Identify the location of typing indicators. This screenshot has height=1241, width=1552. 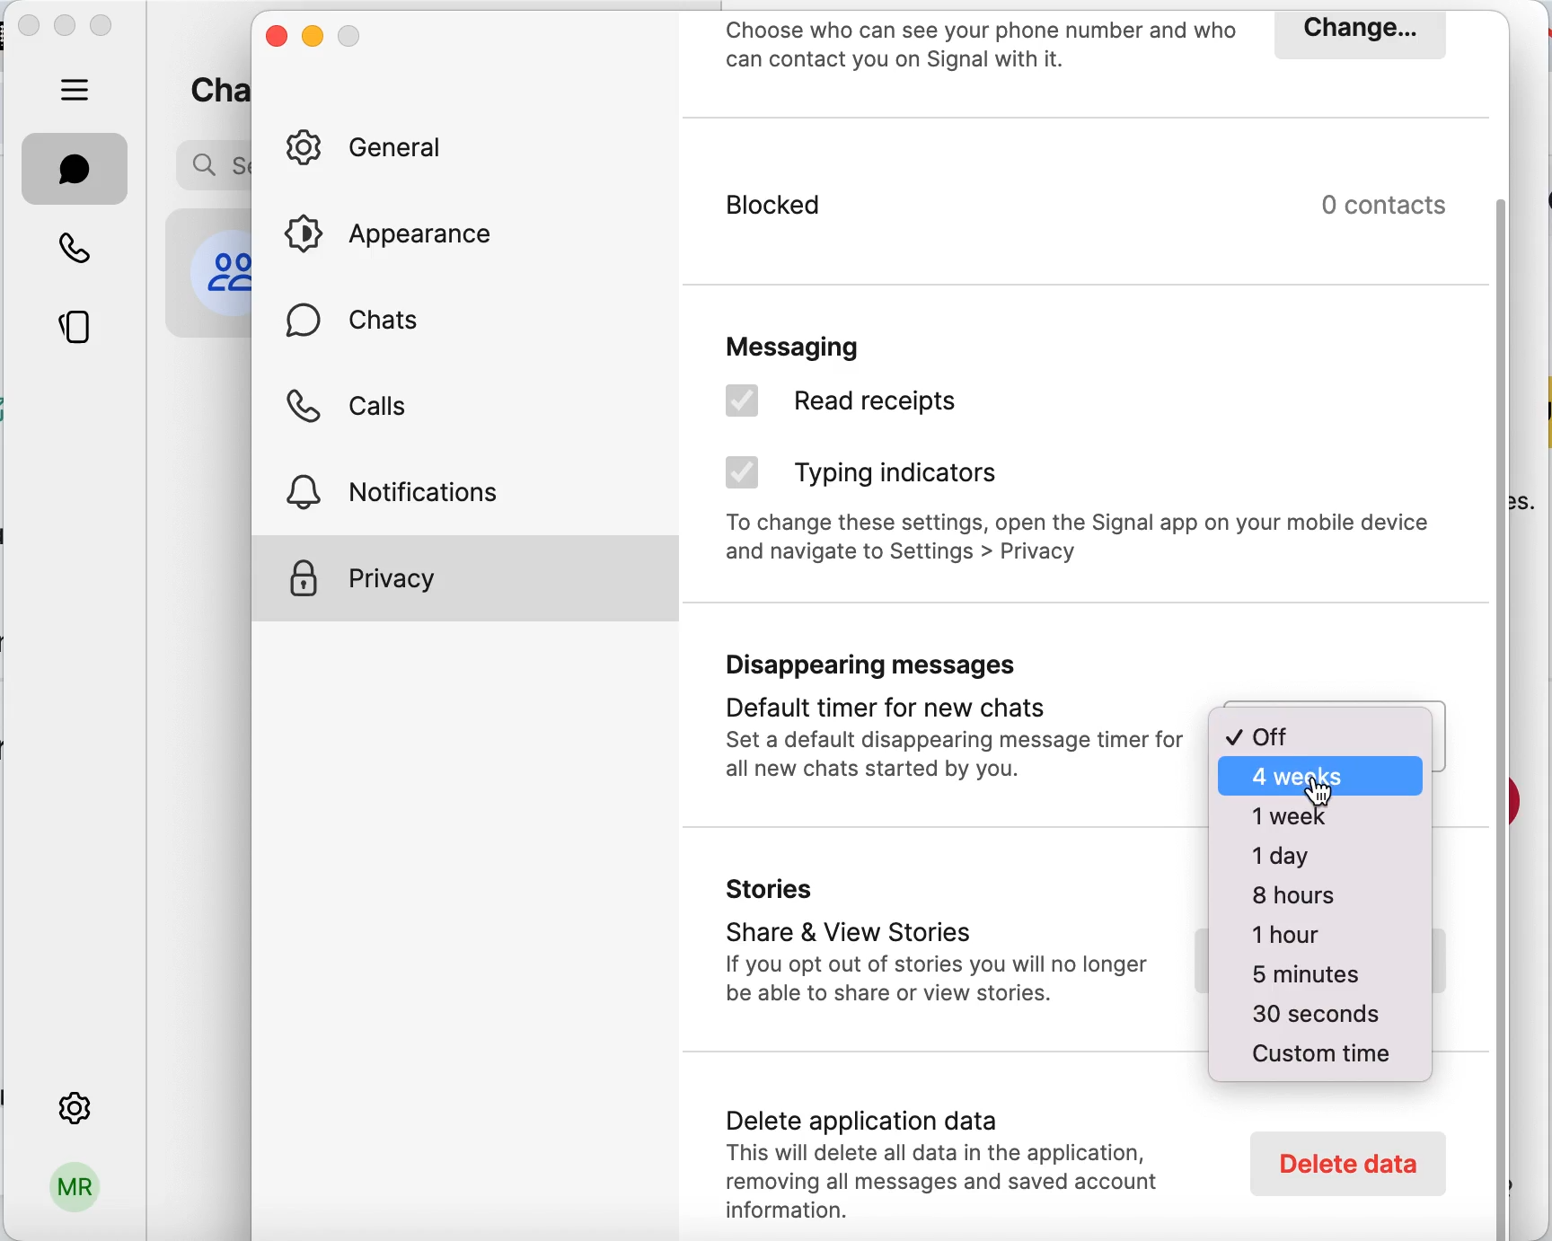
(873, 476).